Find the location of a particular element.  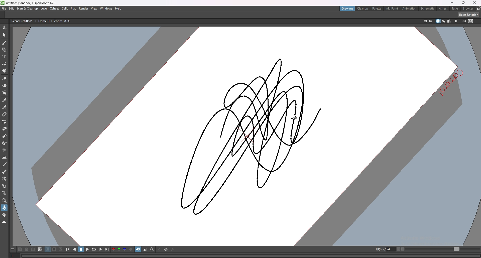

render is located at coordinates (84, 8).